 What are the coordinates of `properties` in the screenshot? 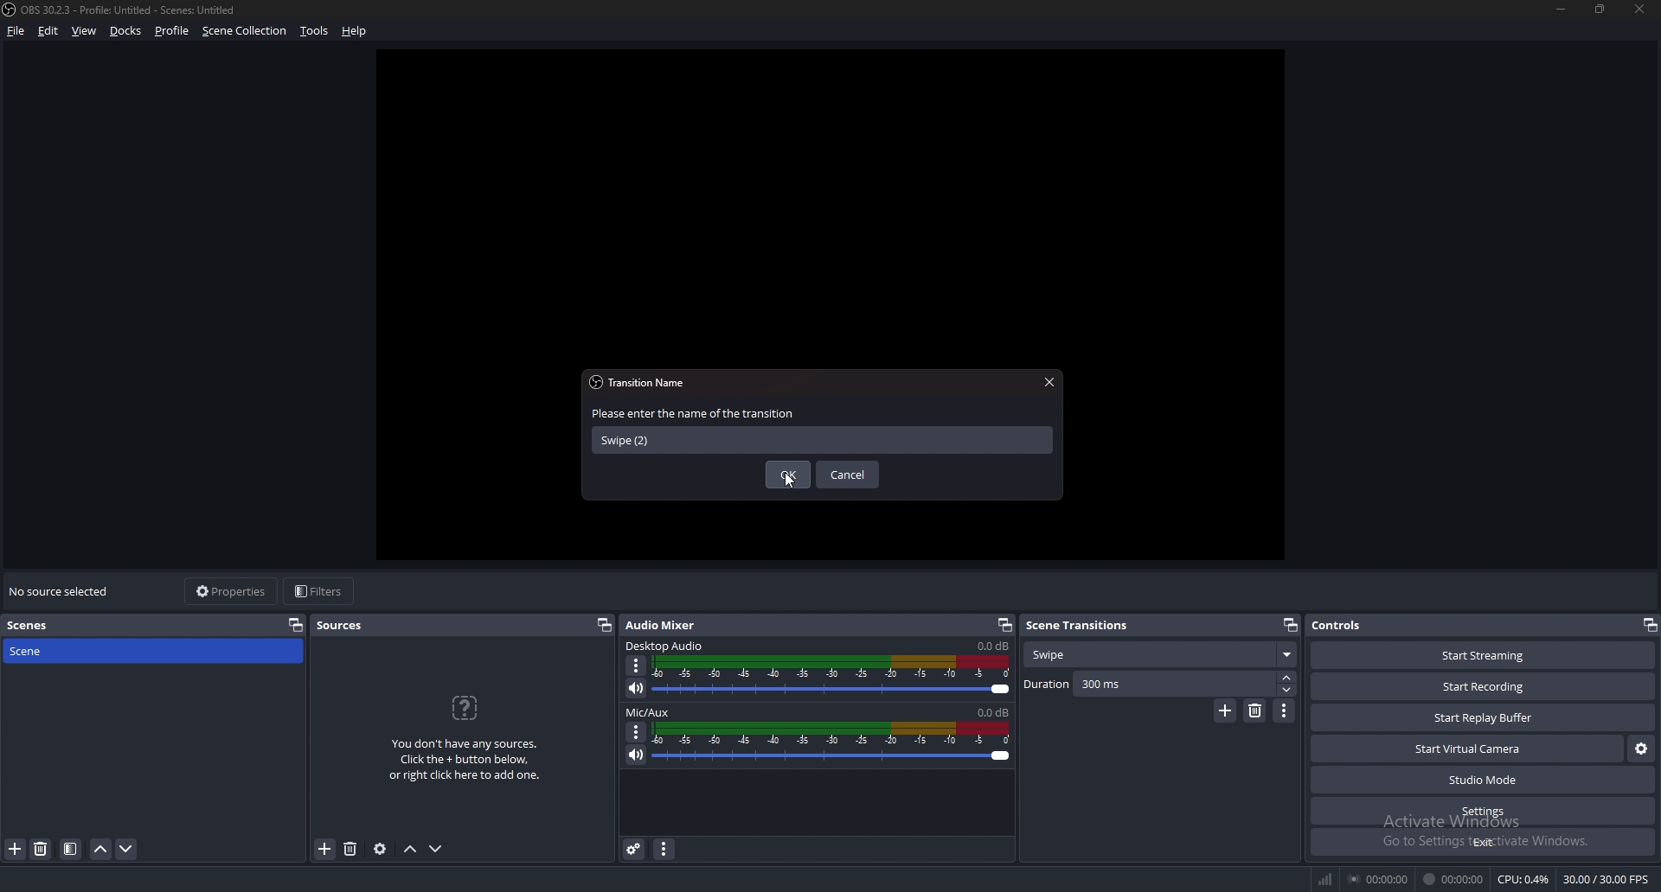 It's located at (233, 592).